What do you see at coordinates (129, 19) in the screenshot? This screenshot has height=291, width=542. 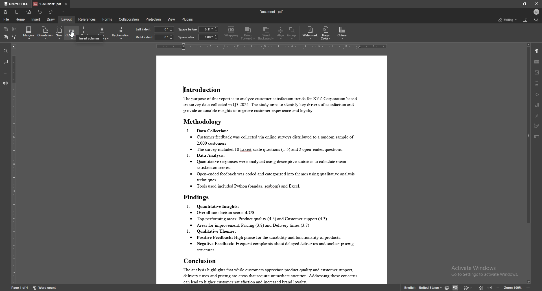 I see `collaboration` at bounding box center [129, 19].